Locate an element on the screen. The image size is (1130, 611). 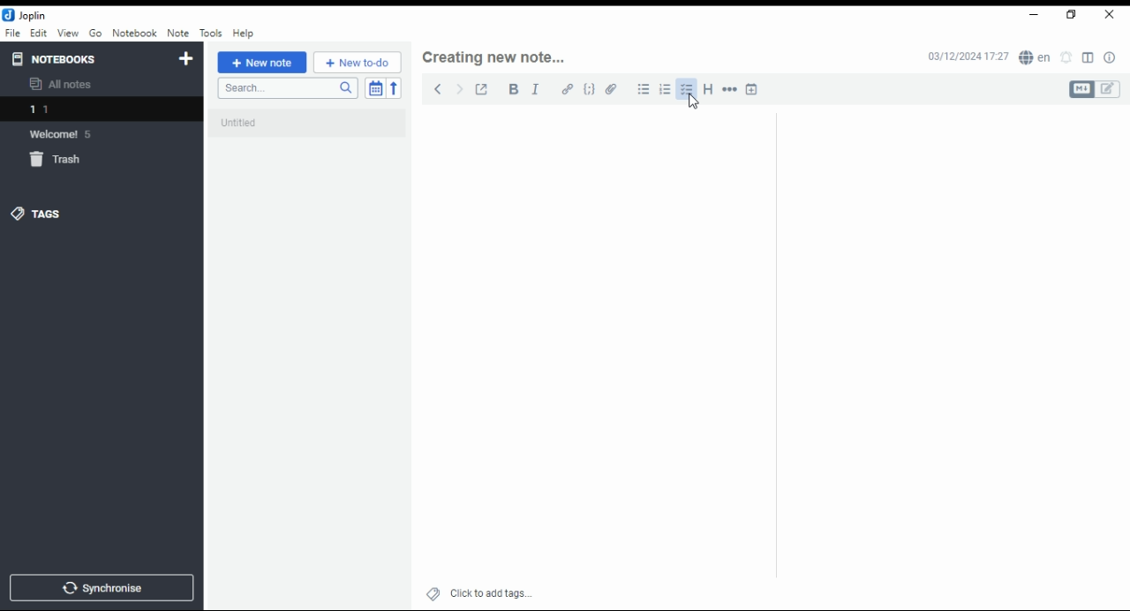
help is located at coordinates (244, 34).